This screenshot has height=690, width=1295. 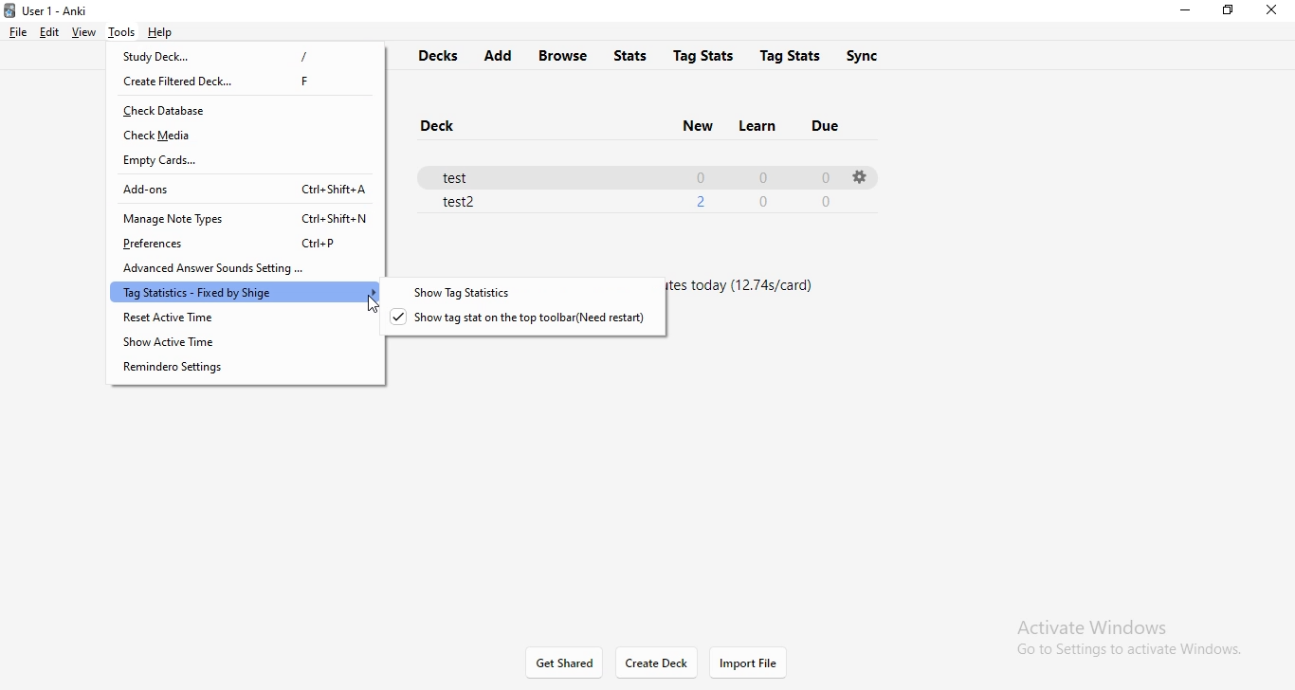 What do you see at coordinates (640, 202) in the screenshot?
I see `test2` at bounding box center [640, 202].